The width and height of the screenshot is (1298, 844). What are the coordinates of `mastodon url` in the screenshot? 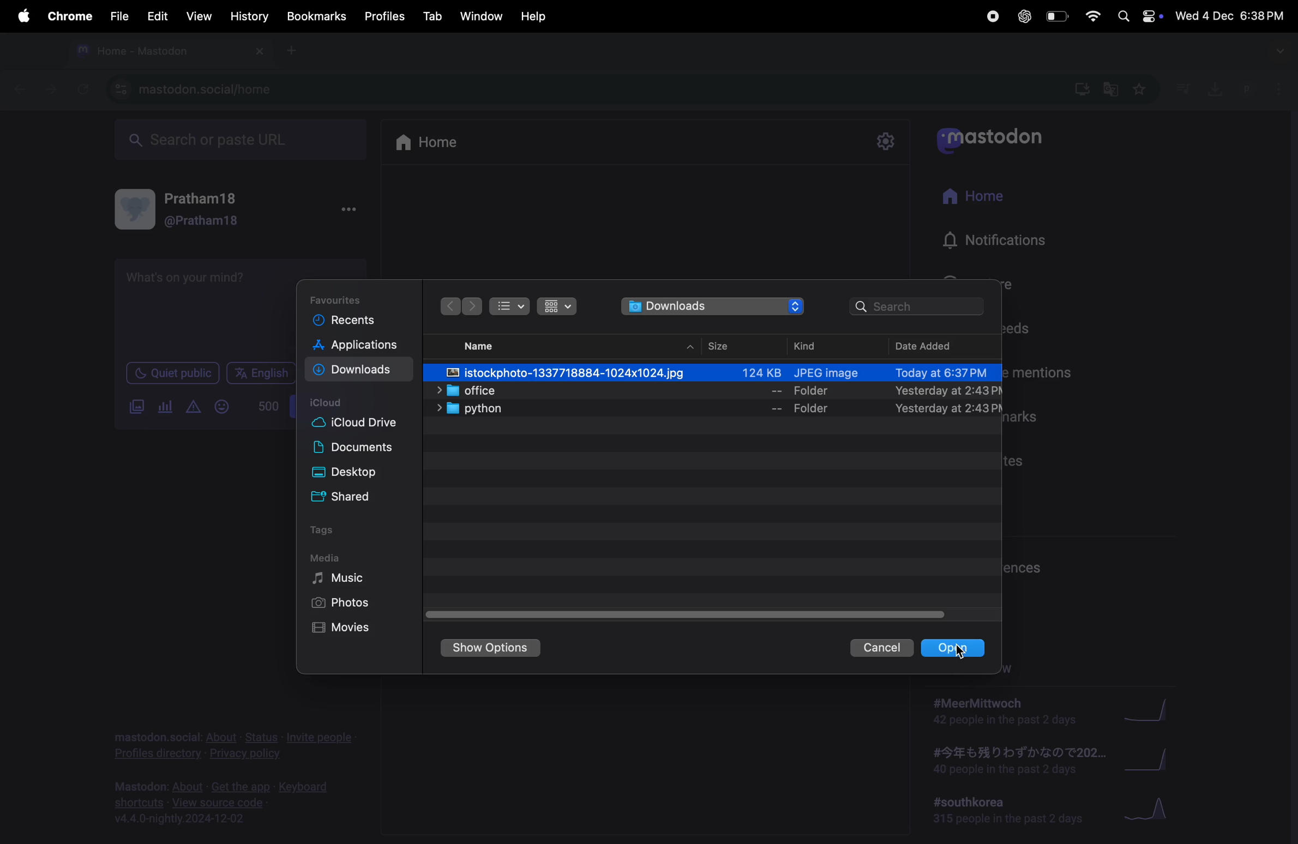 It's located at (192, 89).